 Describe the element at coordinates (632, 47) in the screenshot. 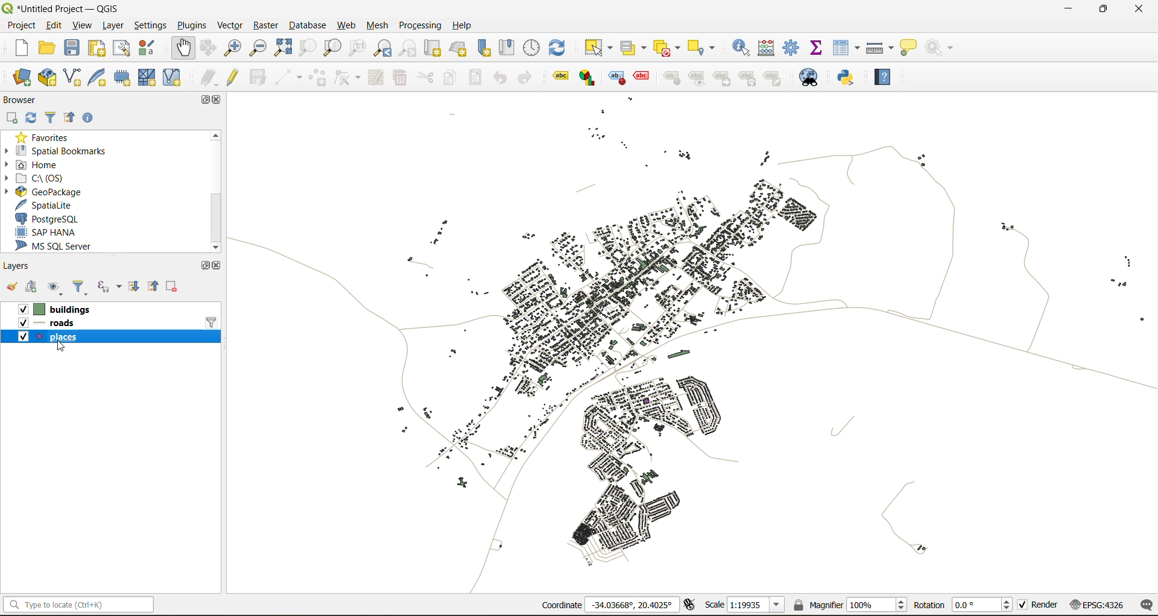

I see `select value` at that location.